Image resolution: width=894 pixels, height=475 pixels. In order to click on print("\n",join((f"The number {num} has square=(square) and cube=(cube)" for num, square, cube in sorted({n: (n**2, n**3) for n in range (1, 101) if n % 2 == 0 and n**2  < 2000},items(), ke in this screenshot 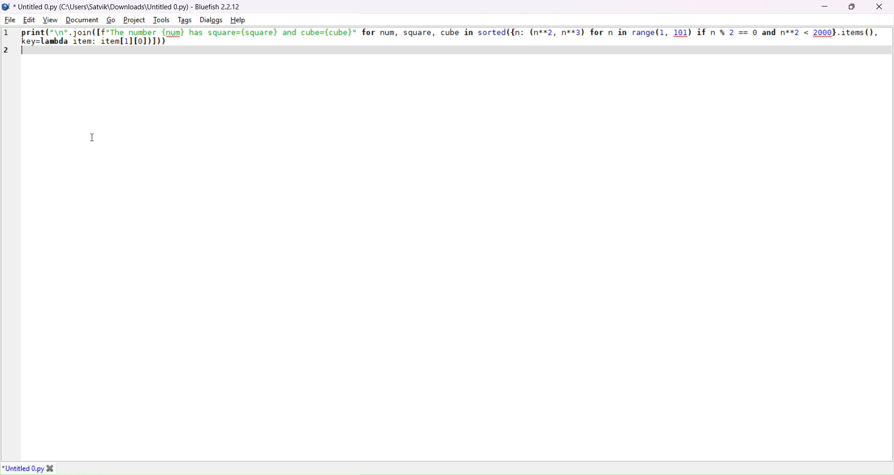, I will do `click(455, 36)`.